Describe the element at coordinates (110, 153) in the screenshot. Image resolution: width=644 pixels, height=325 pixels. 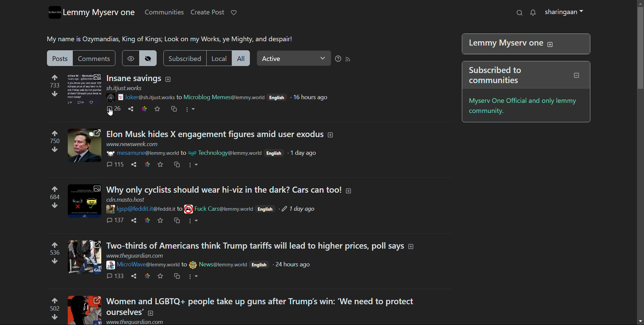
I see `image` at that location.